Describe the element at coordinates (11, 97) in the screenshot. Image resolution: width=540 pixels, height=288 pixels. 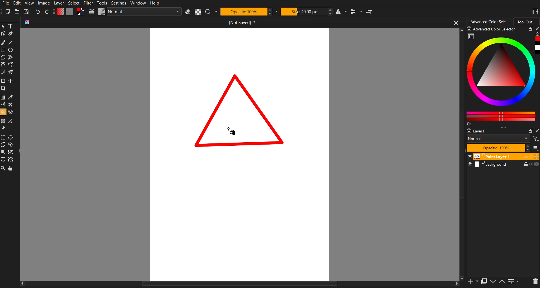
I see `sample a color from the image or current layer` at that location.